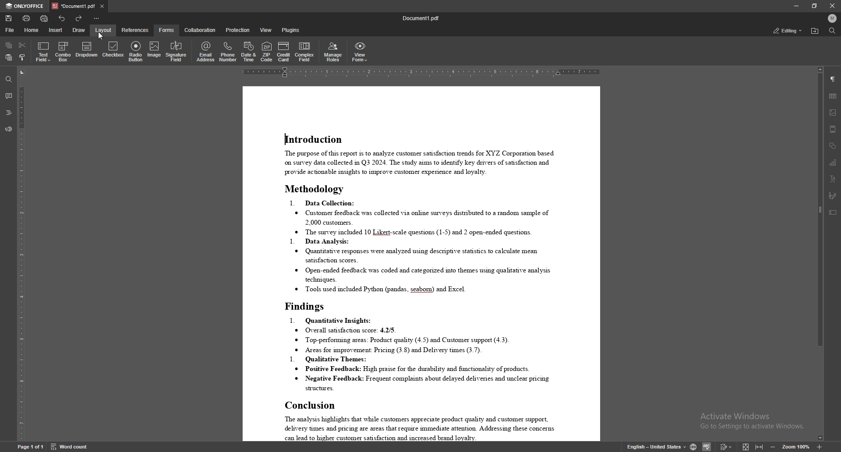  I want to click on copy style, so click(22, 57).